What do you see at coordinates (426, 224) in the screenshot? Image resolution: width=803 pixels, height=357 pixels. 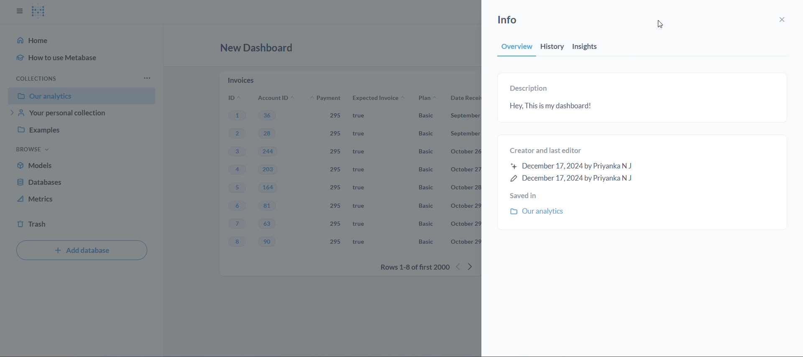 I see `Basic` at bounding box center [426, 224].